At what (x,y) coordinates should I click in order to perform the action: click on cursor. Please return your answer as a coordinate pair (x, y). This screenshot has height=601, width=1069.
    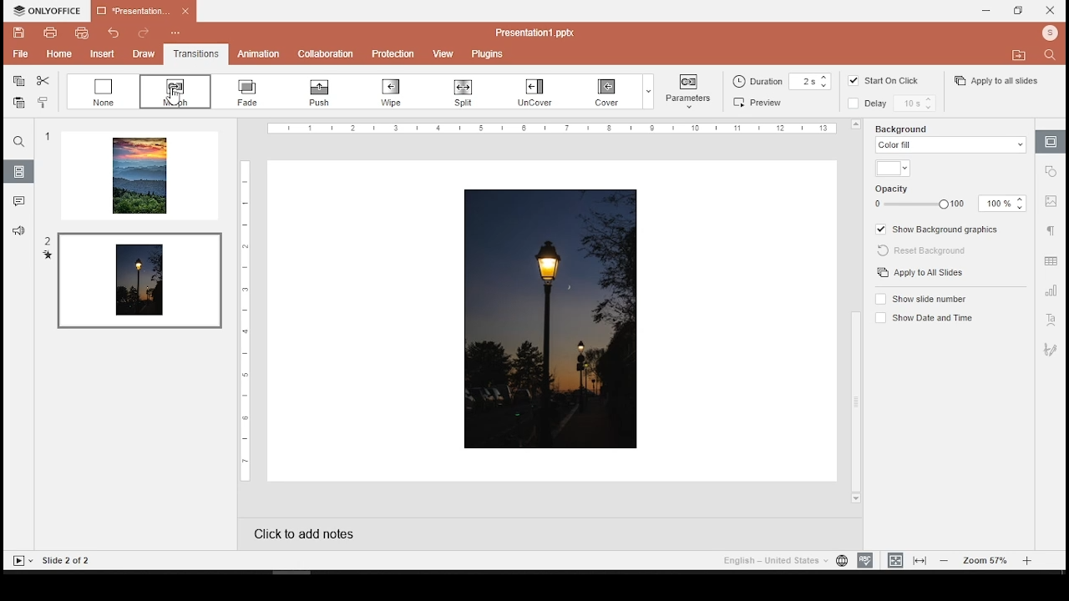
    Looking at the image, I should click on (174, 98).